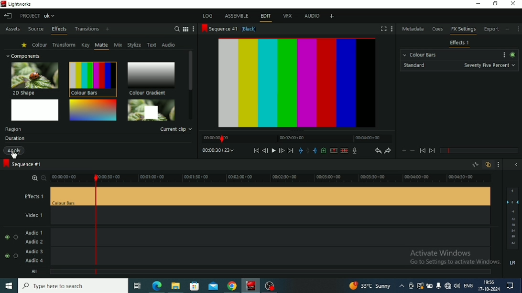 Image resolution: width=522 pixels, height=293 pixels. What do you see at coordinates (299, 237) in the screenshot?
I see `Audio 1  and 2` at bounding box center [299, 237].